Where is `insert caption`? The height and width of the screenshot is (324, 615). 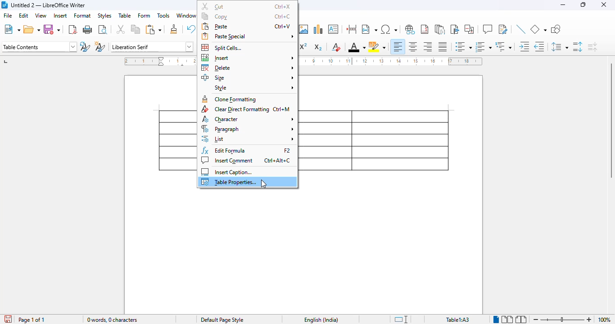
insert caption is located at coordinates (227, 172).